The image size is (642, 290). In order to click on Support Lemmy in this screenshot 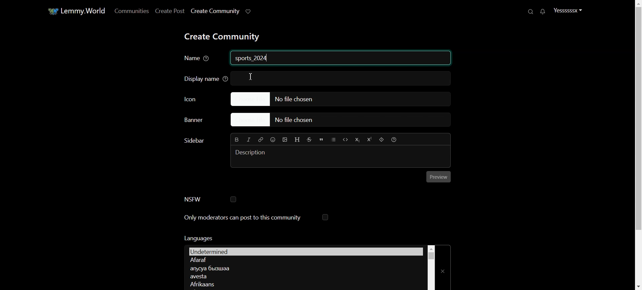, I will do `click(249, 11)`.